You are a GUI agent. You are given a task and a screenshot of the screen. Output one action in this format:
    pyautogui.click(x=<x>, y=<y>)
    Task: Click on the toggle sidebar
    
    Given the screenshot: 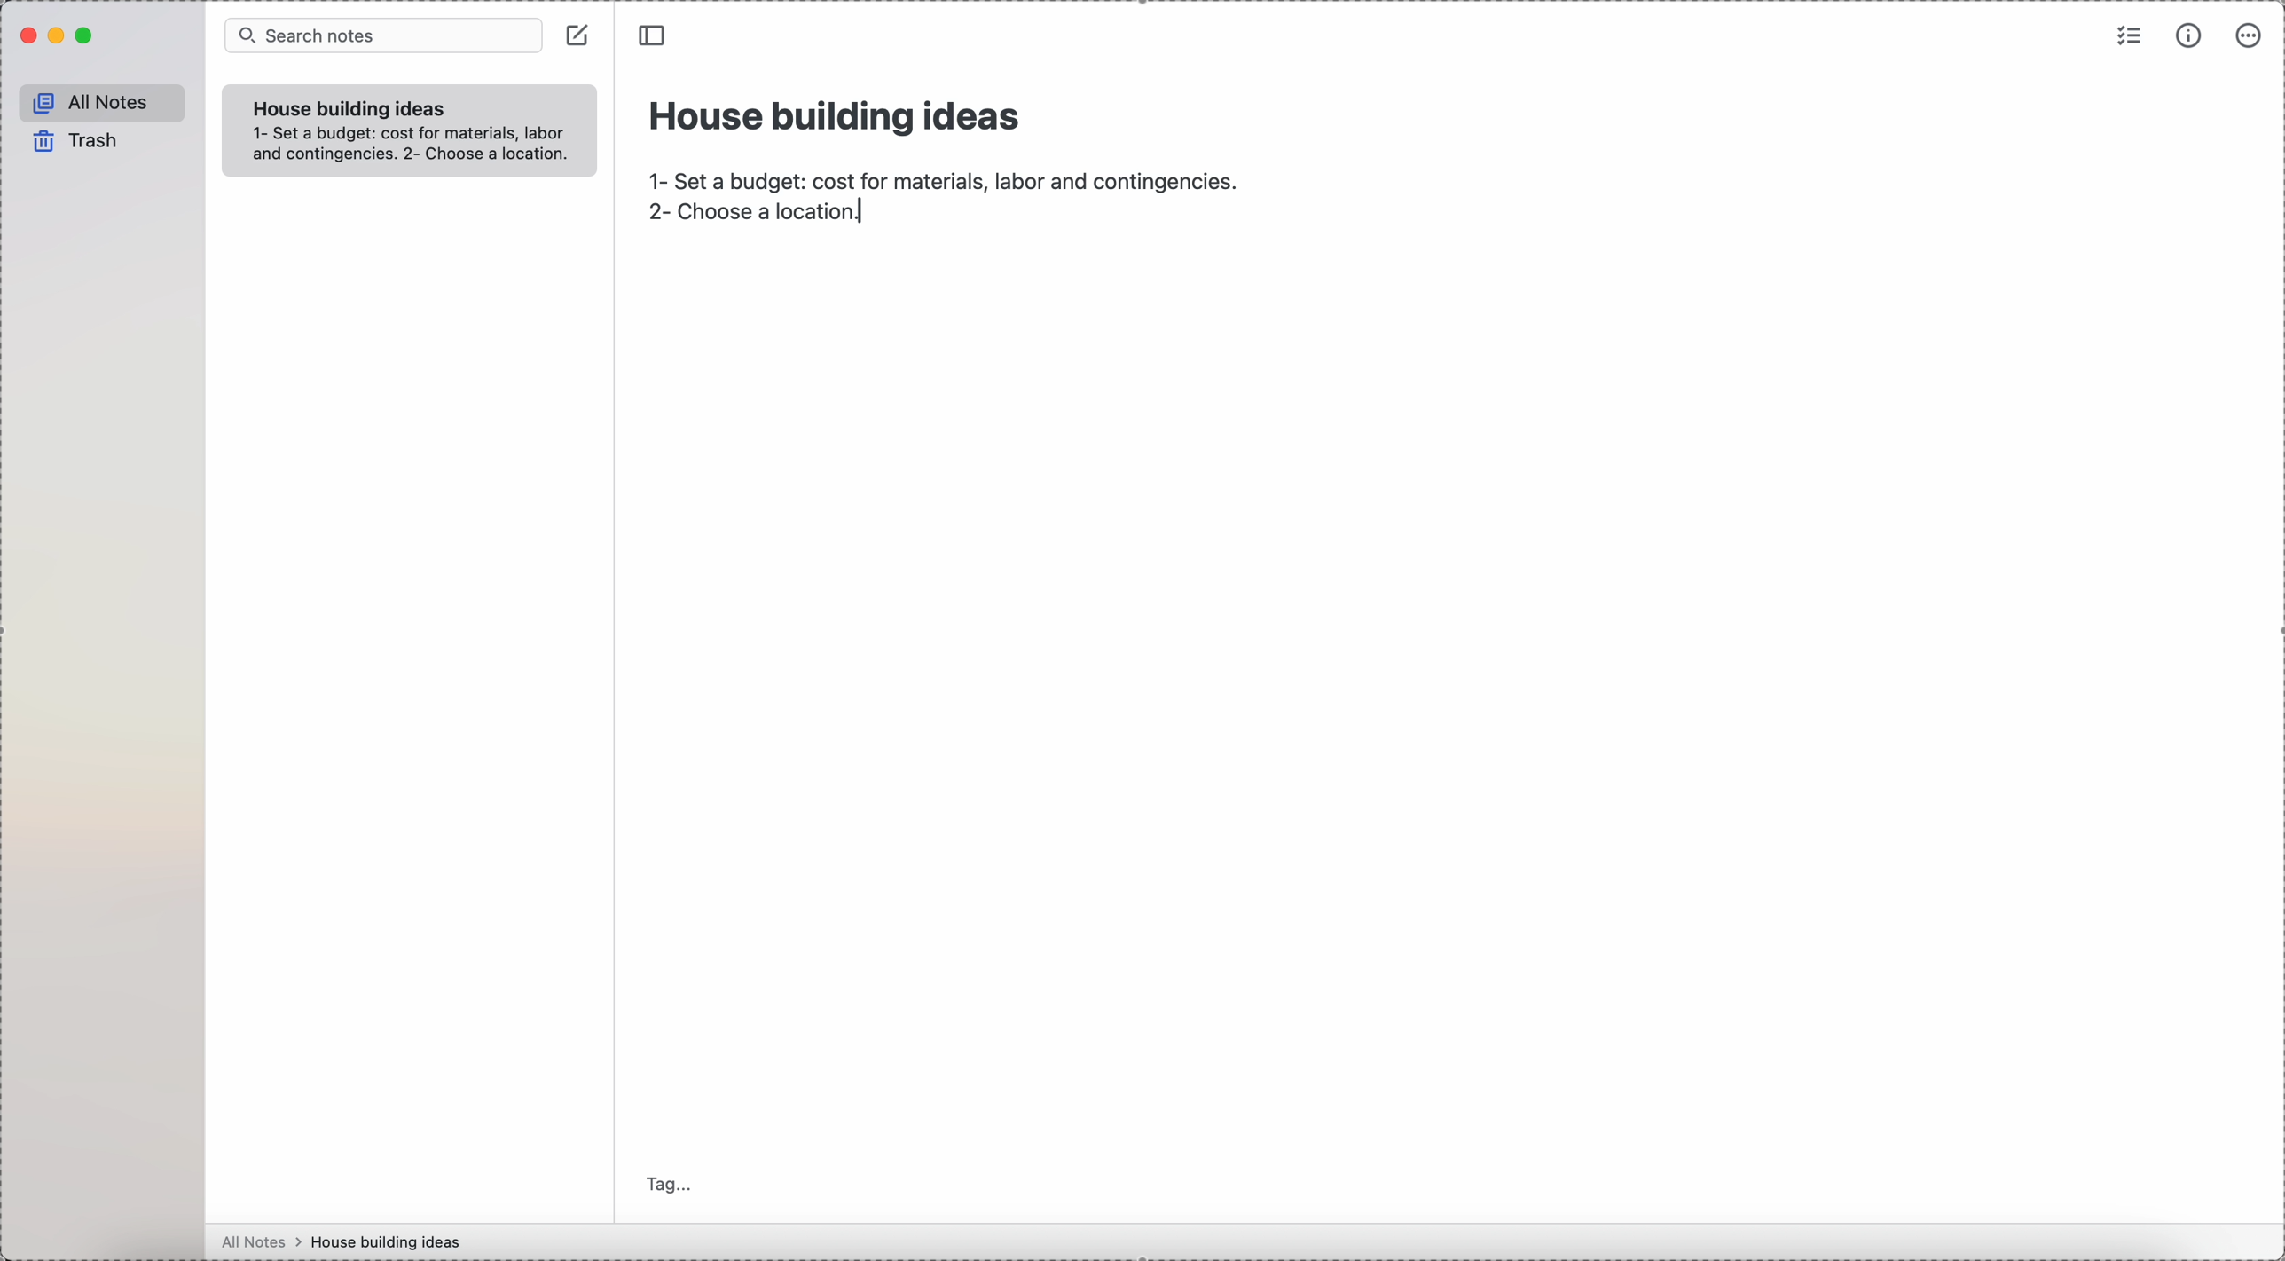 What is the action you would take?
    pyautogui.click(x=656, y=36)
    